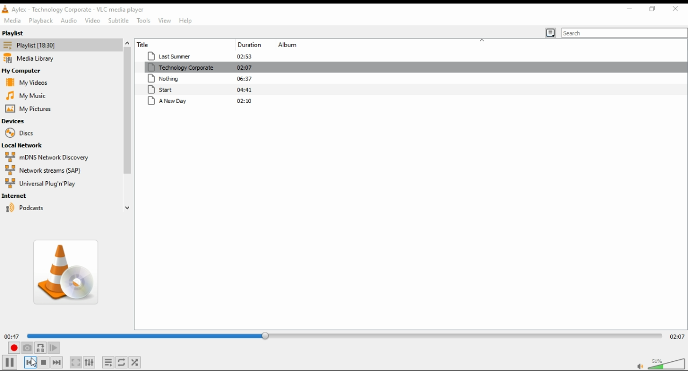  What do you see at coordinates (44, 362) in the screenshot?
I see `stop` at bounding box center [44, 362].